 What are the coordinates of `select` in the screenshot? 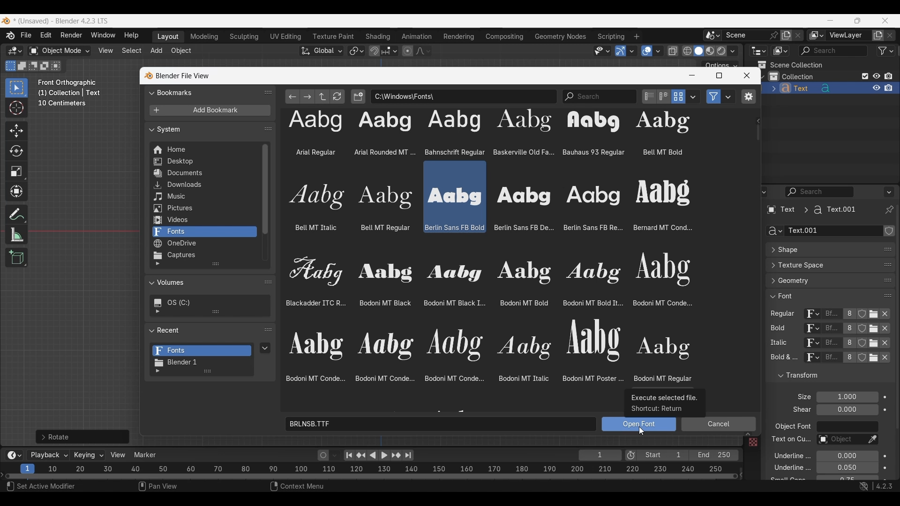 It's located at (58, 66).